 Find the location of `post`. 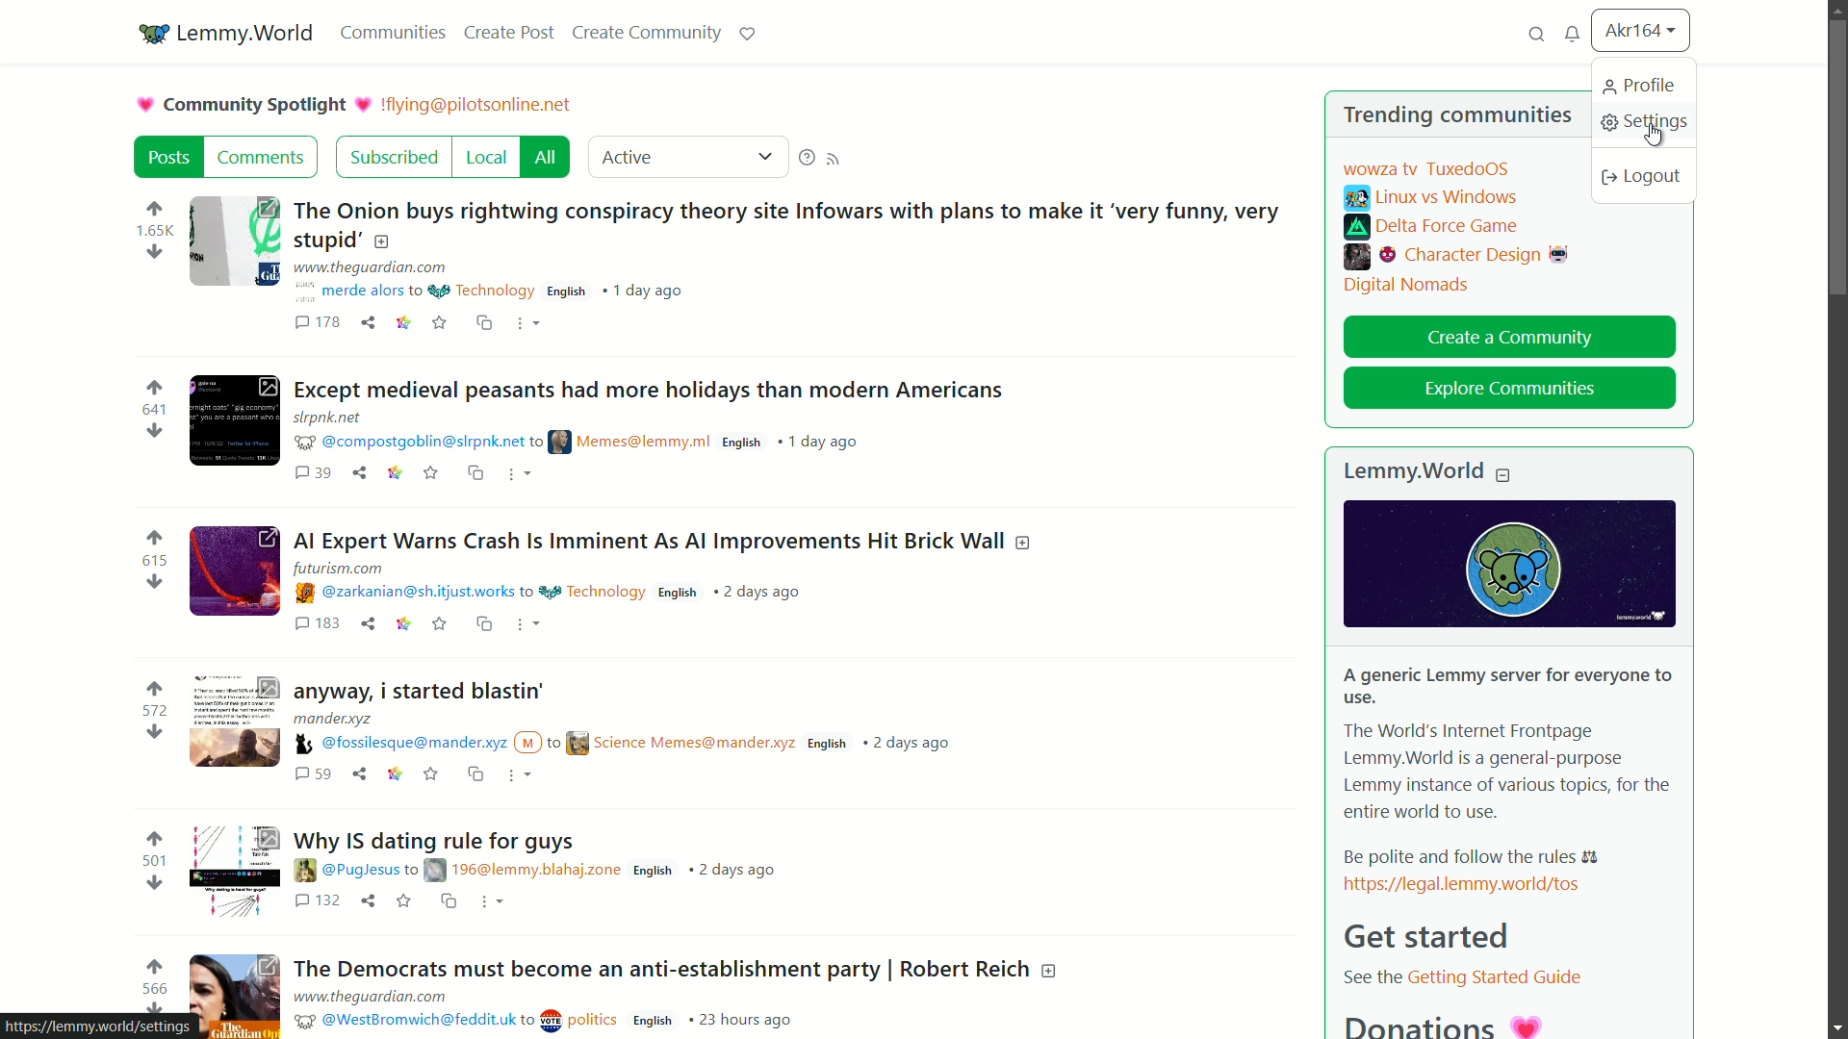

post is located at coordinates (168, 157).